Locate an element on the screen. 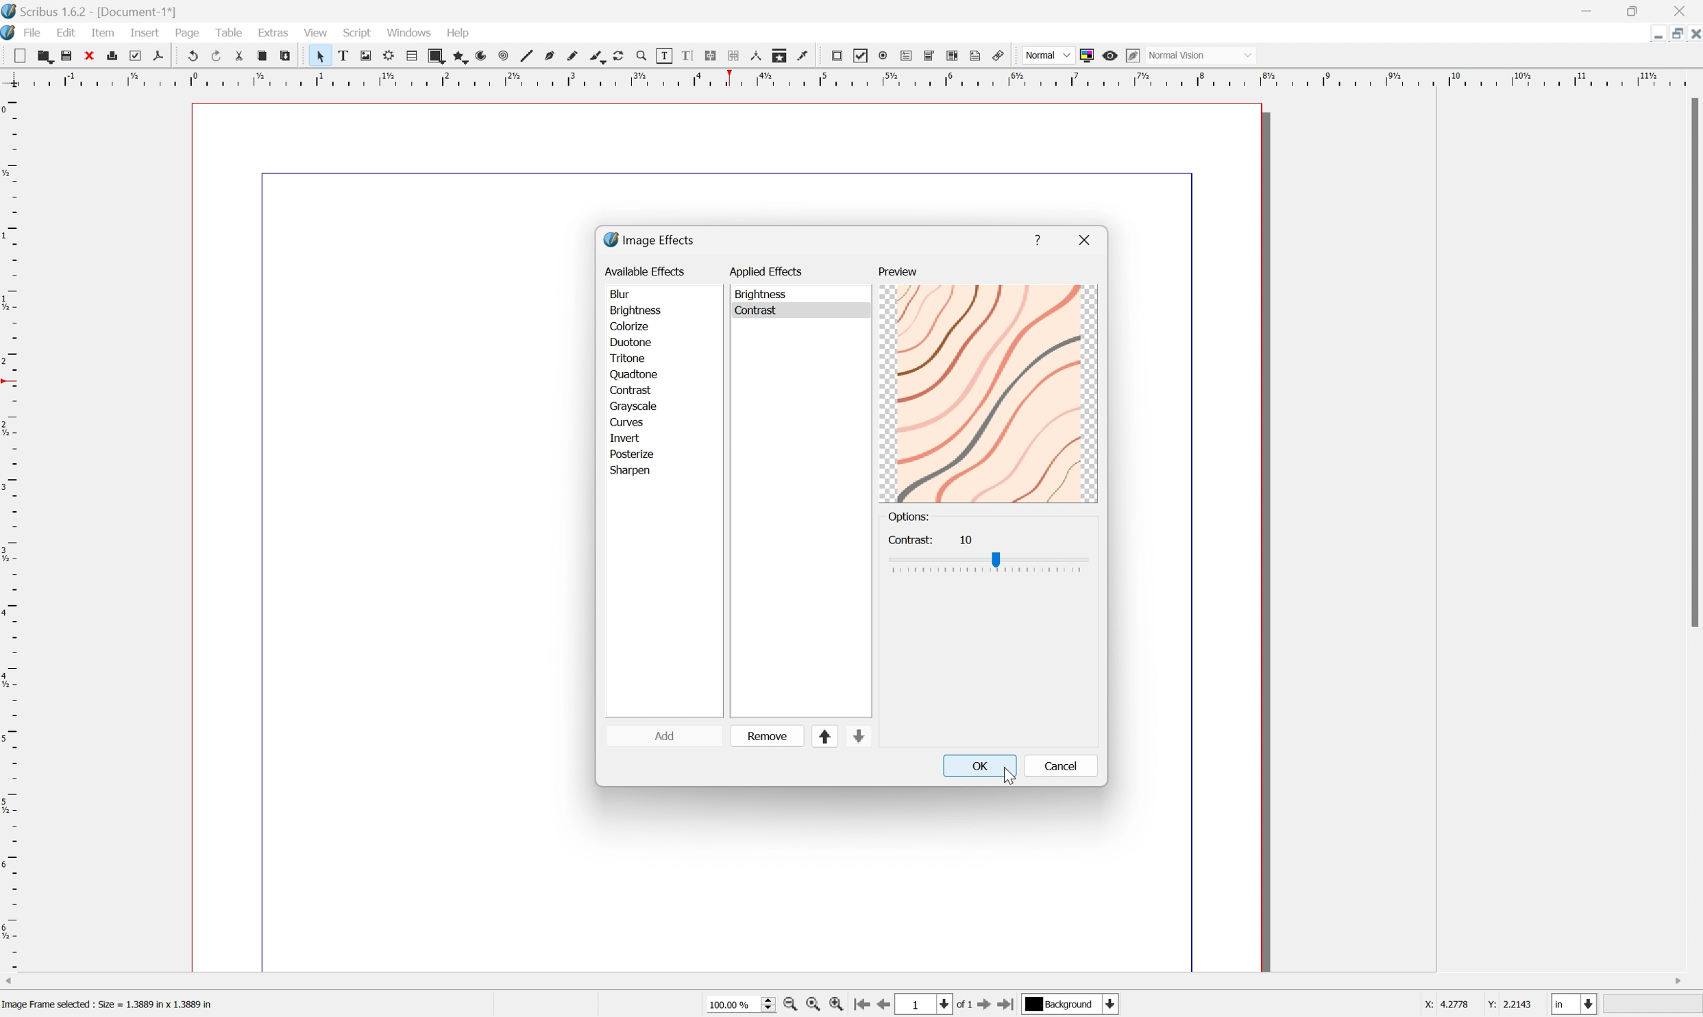  Extras is located at coordinates (274, 35).